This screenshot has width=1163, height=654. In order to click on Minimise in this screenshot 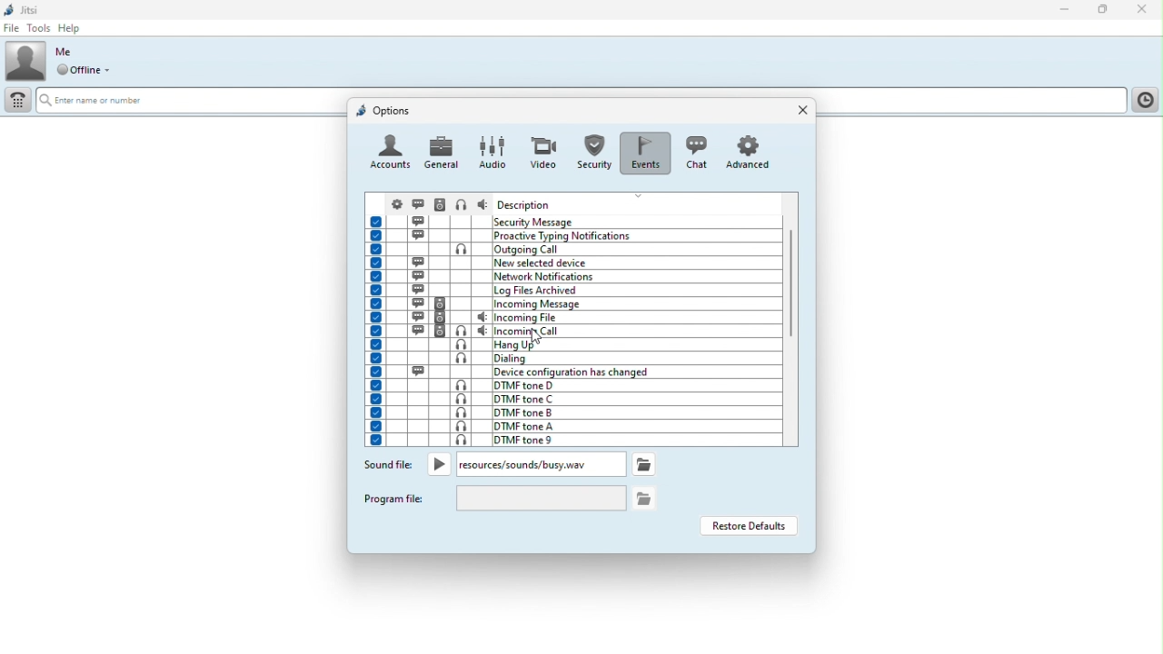, I will do `click(1069, 11)`.